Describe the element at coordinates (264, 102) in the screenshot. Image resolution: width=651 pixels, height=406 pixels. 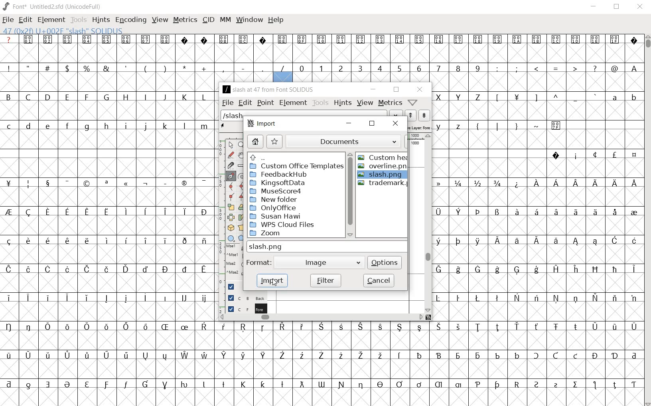
I see `point` at that location.